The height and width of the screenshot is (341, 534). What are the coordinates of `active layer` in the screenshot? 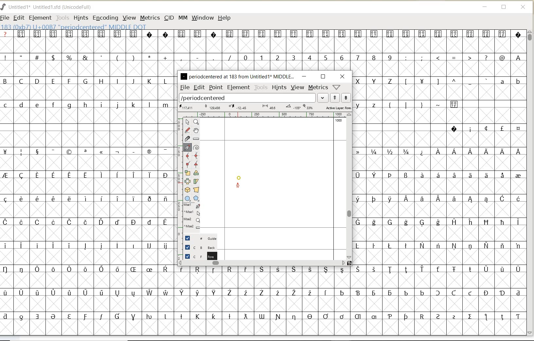 It's located at (264, 107).